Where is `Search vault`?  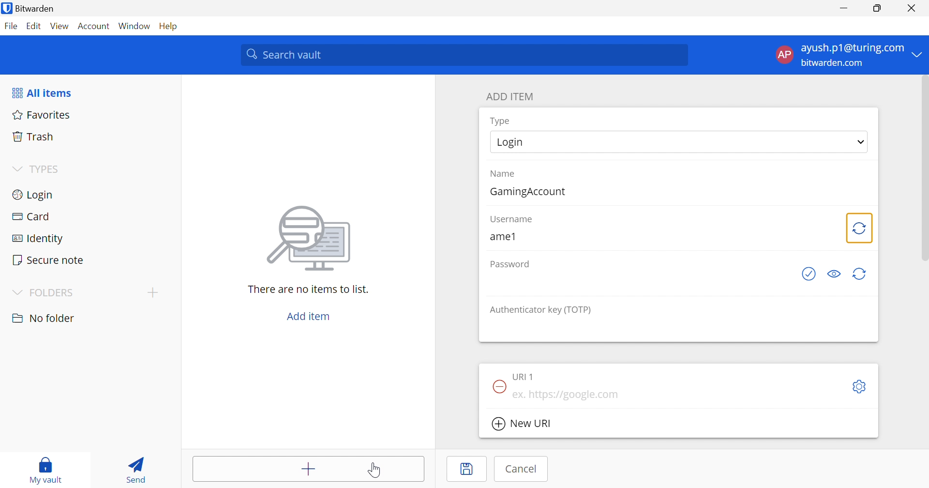 Search vault is located at coordinates (465, 55).